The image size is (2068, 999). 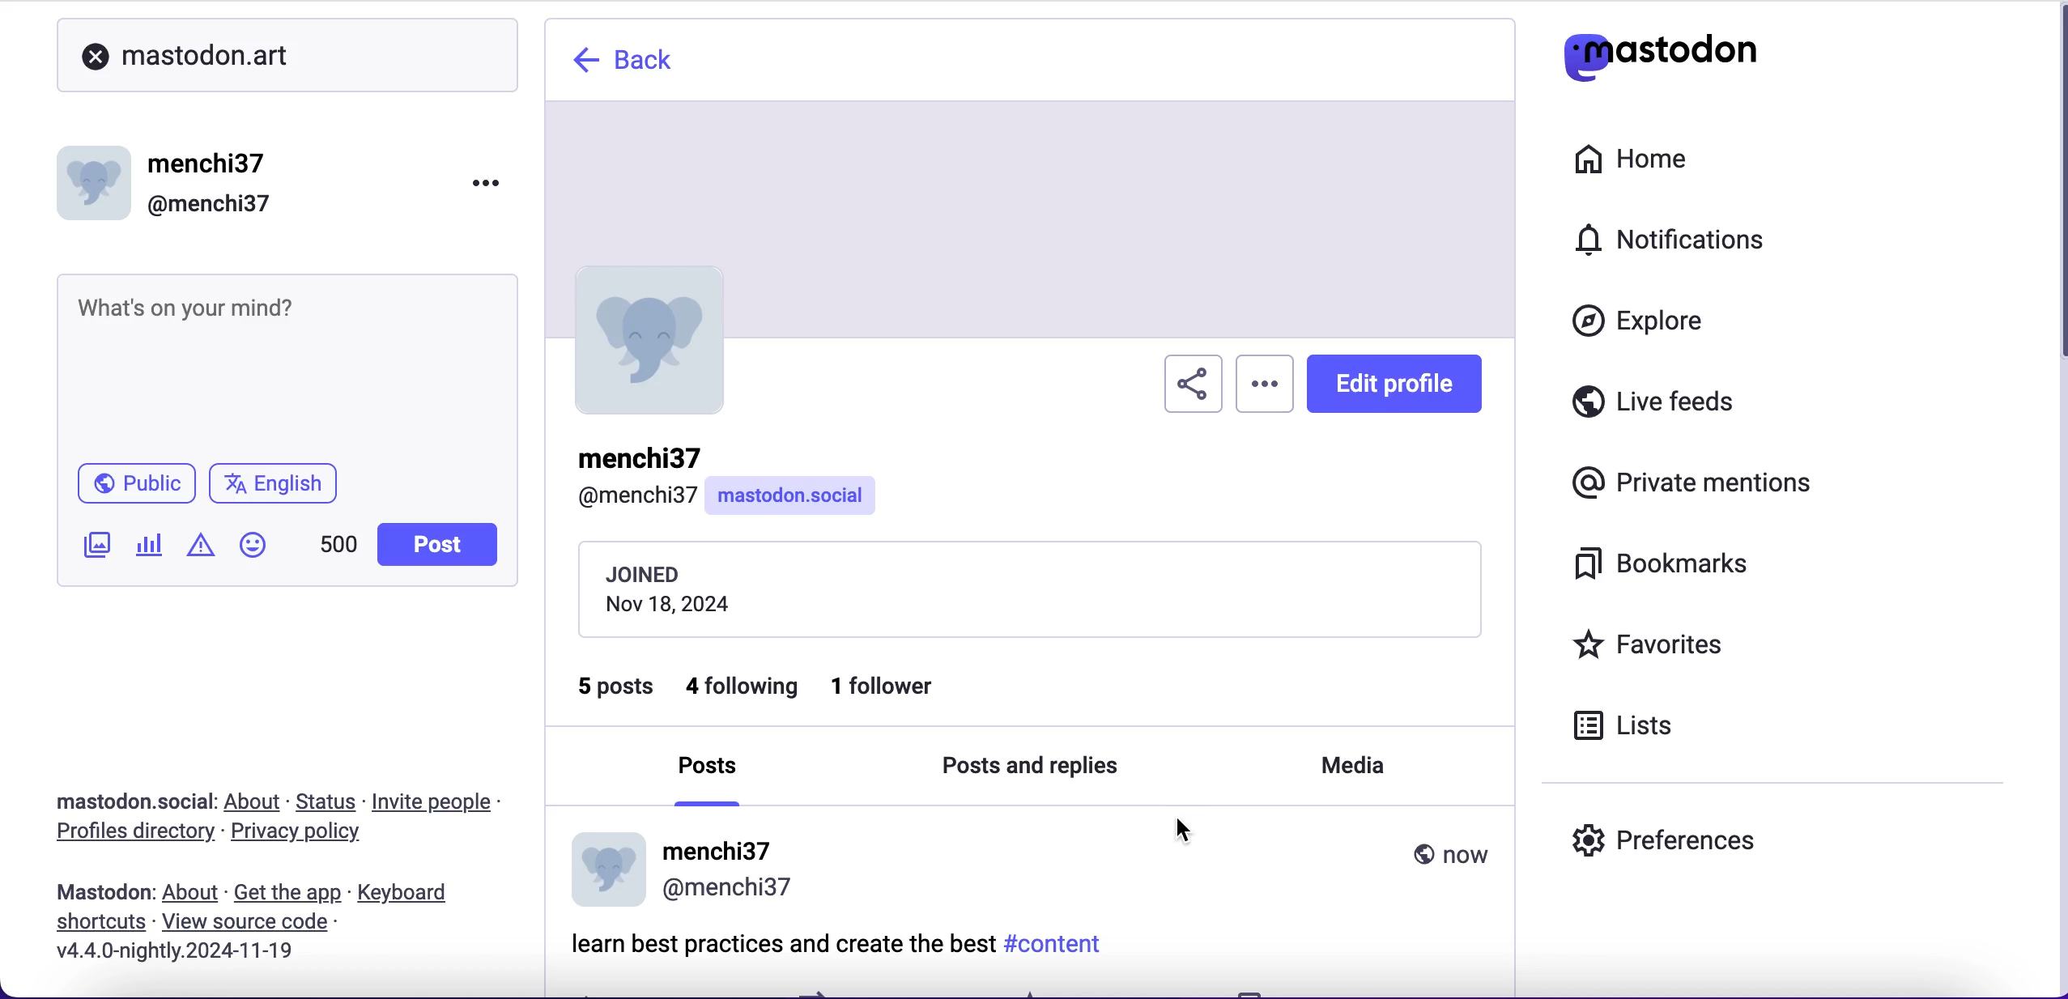 I want to click on share, so click(x=1188, y=381).